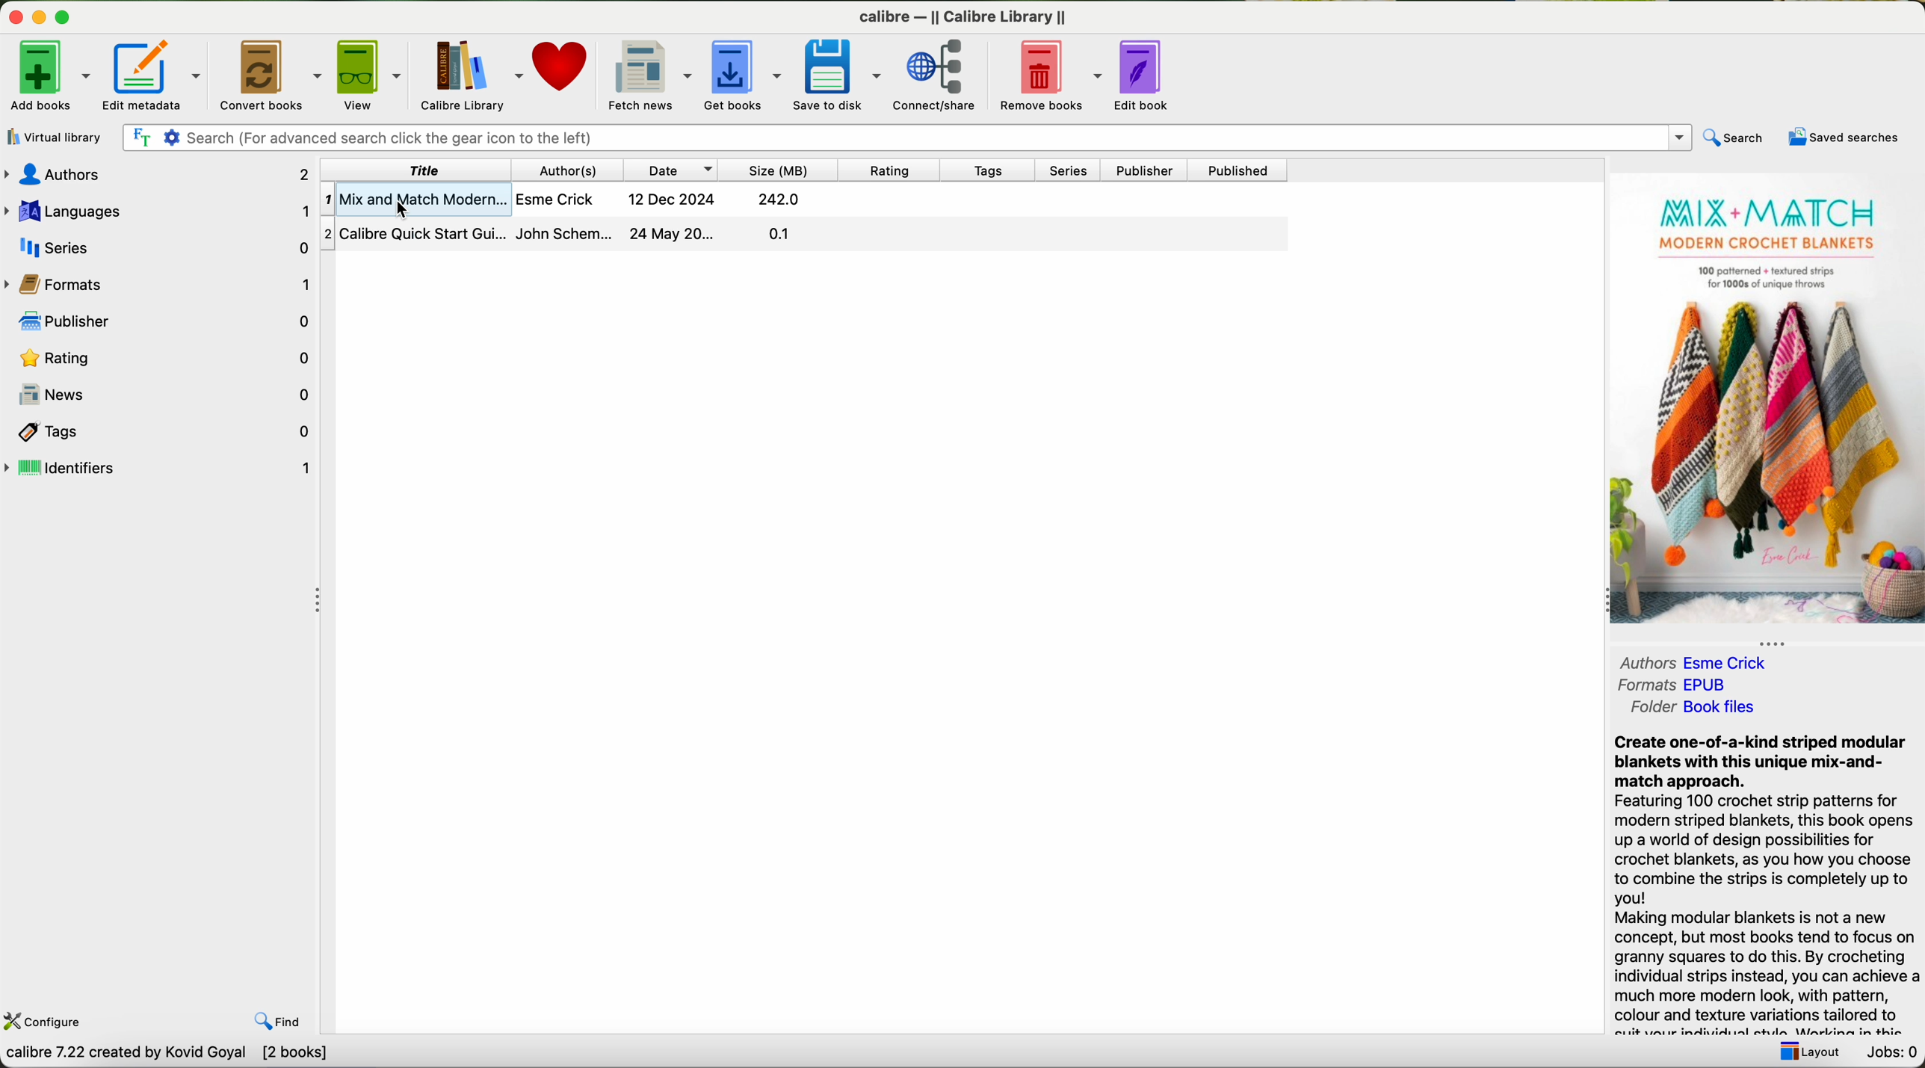 The image size is (1925, 1068). Describe the element at coordinates (273, 74) in the screenshot. I see `convert books` at that location.